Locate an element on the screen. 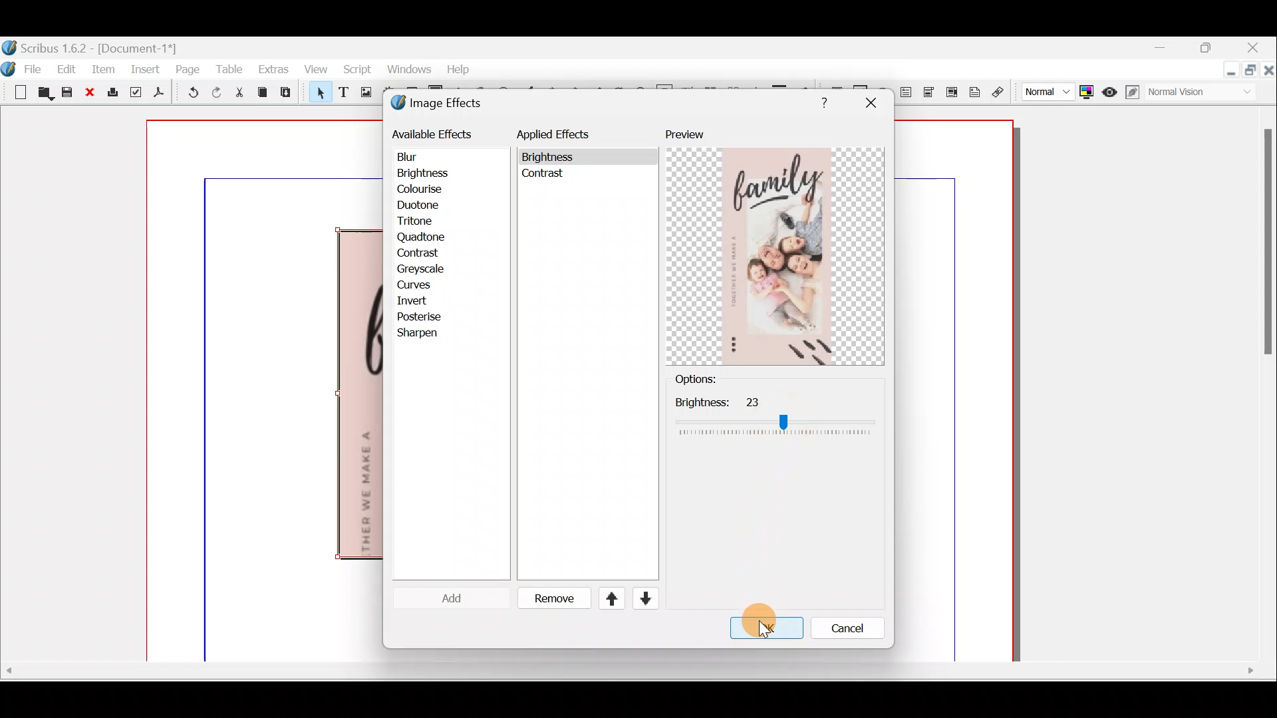 The image size is (1277, 718). Move down is located at coordinates (644, 598).